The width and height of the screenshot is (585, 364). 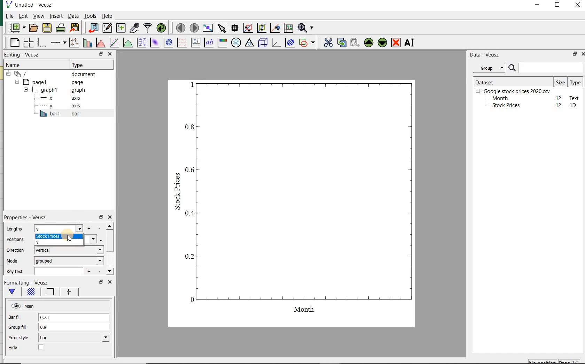 What do you see at coordinates (61, 29) in the screenshot?
I see `print the document` at bounding box center [61, 29].